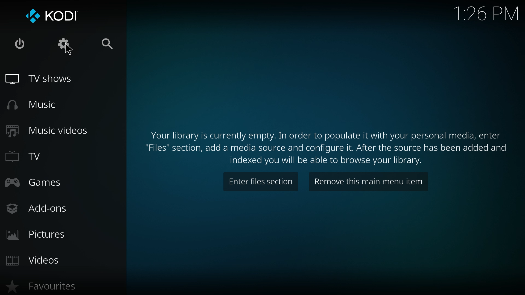  I want to click on tv shows, so click(56, 79).